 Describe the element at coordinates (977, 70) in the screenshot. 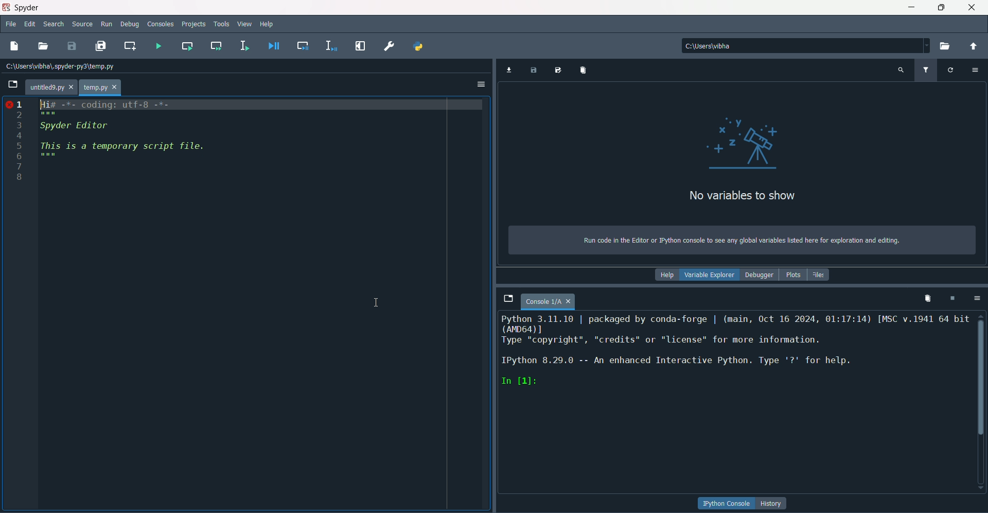

I see `options` at that location.